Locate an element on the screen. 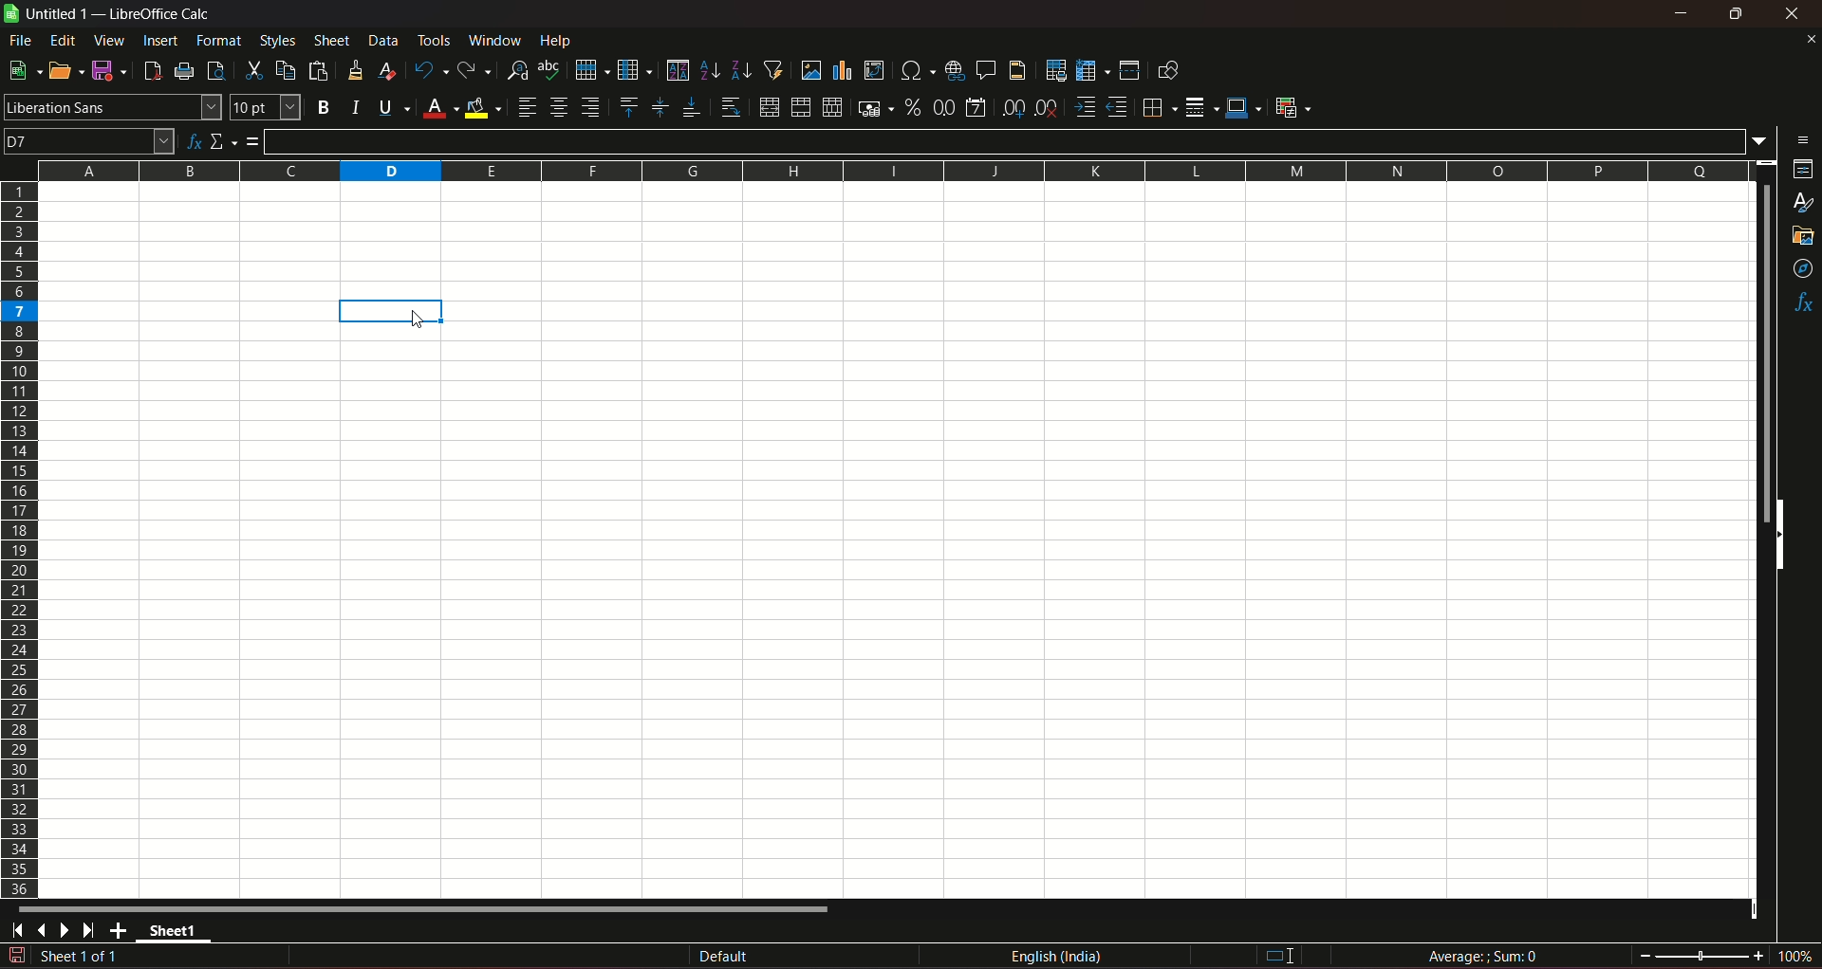  copy is located at coordinates (286, 70).